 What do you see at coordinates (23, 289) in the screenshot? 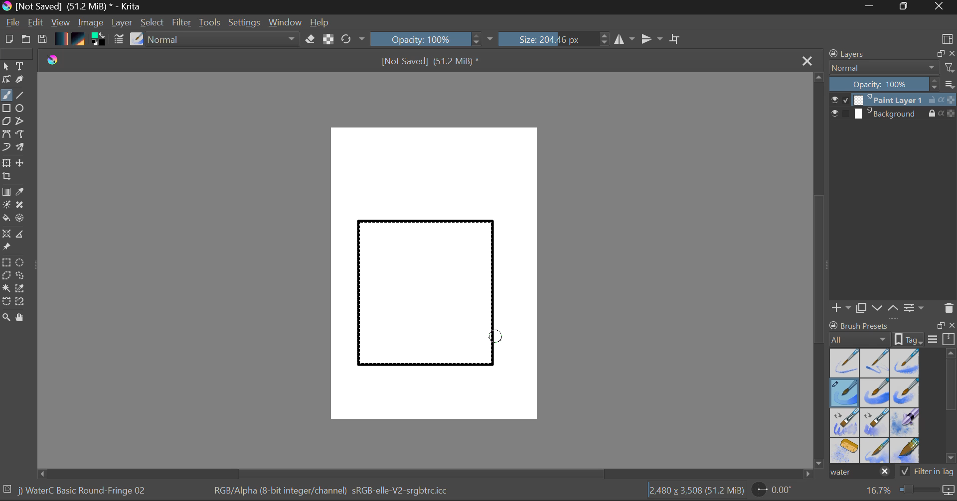
I see `Similar Color Selector` at bounding box center [23, 289].